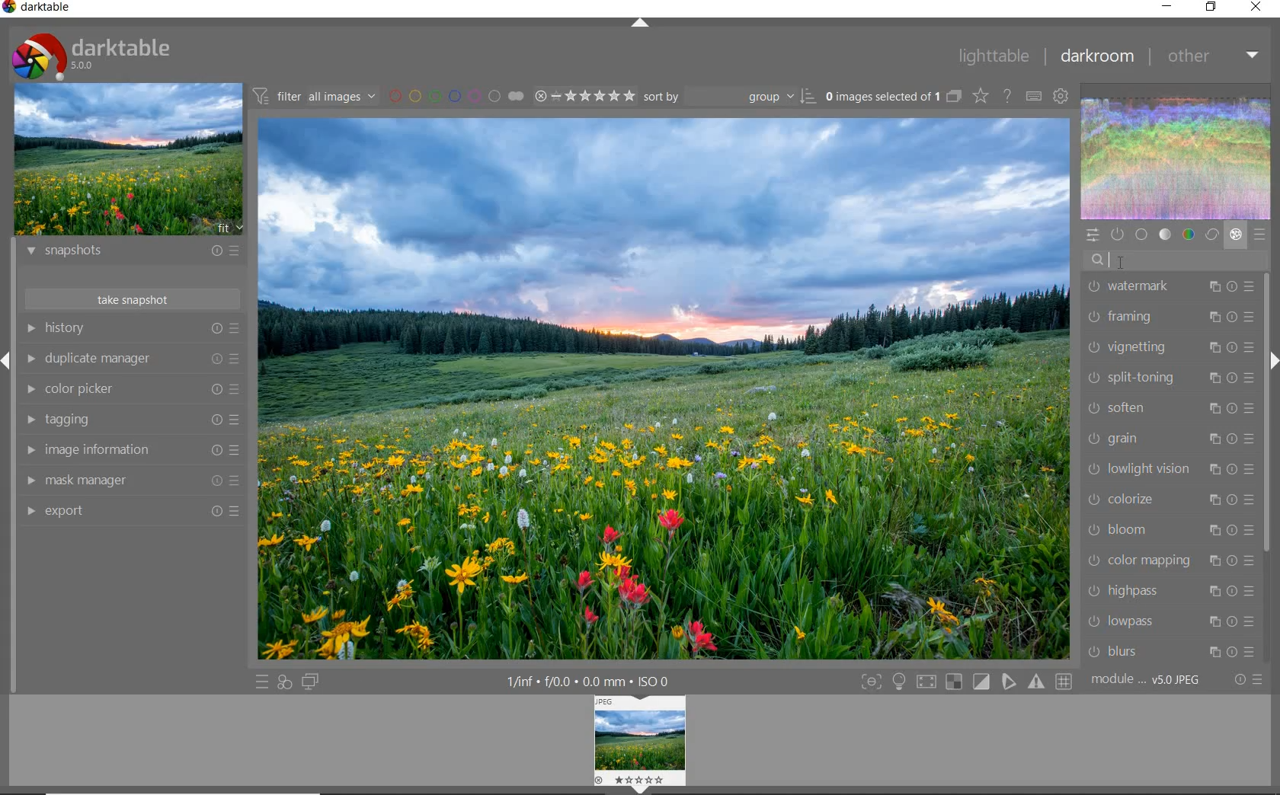  What do you see at coordinates (1116, 235) in the screenshot?
I see `show only active modules` at bounding box center [1116, 235].